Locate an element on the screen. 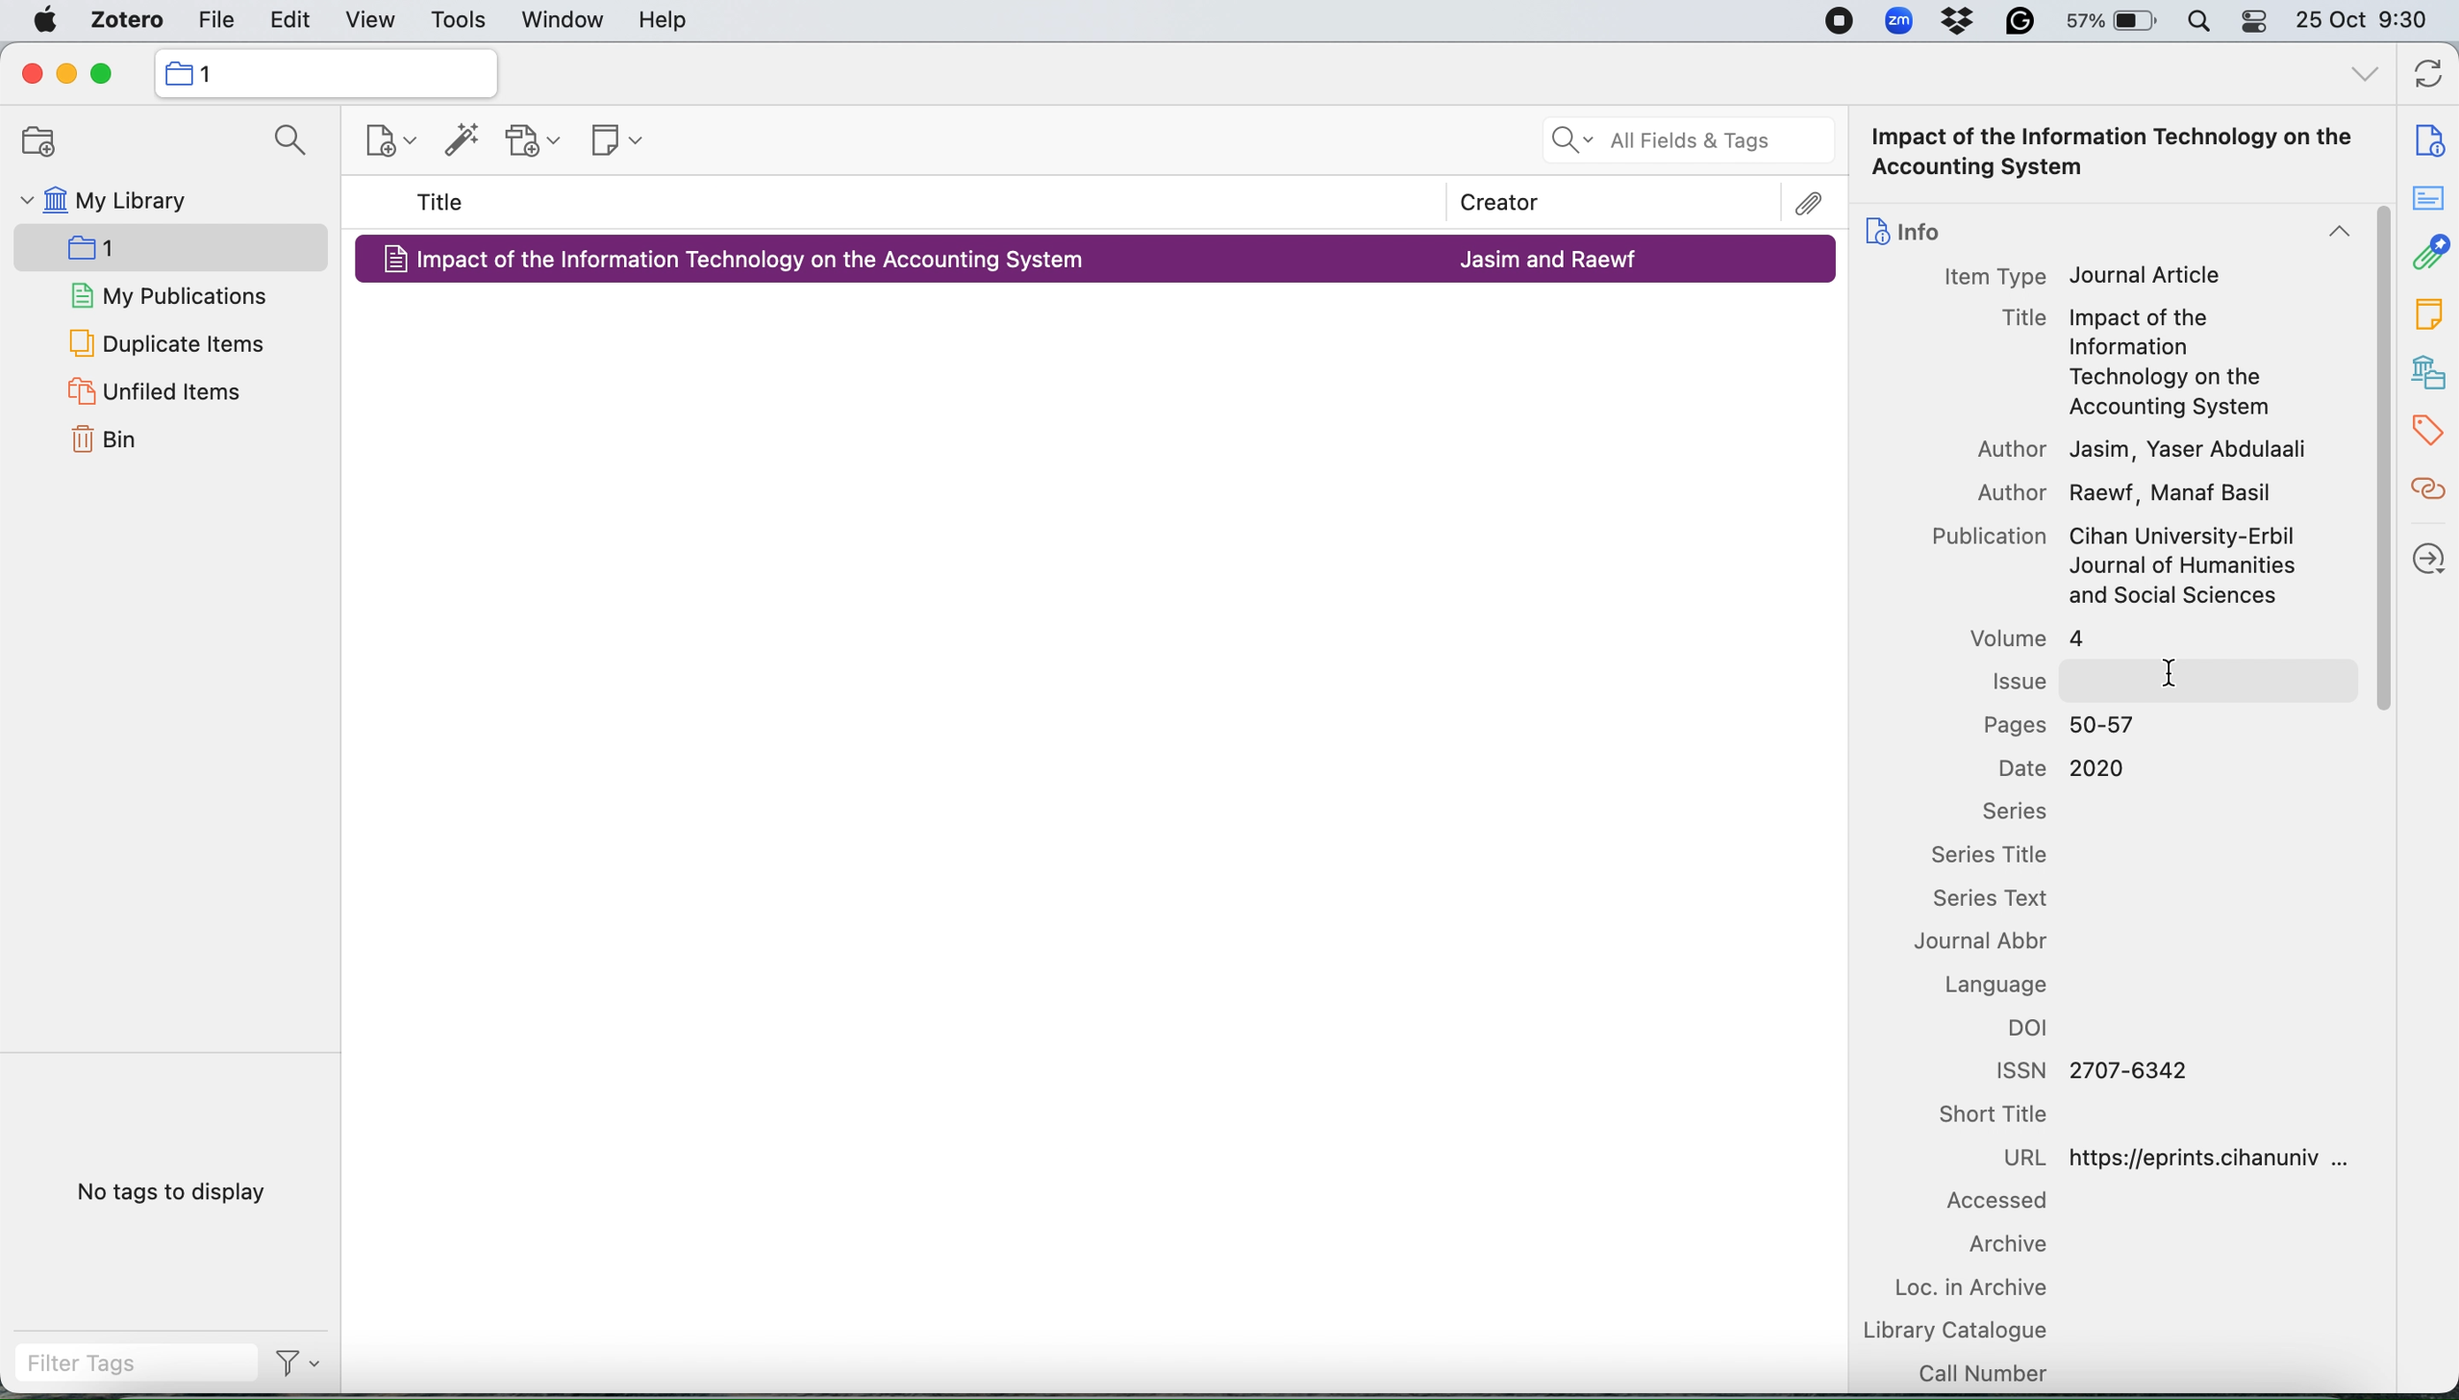 The height and width of the screenshot is (1400, 2459). abstract is located at coordinates (2433, 205).